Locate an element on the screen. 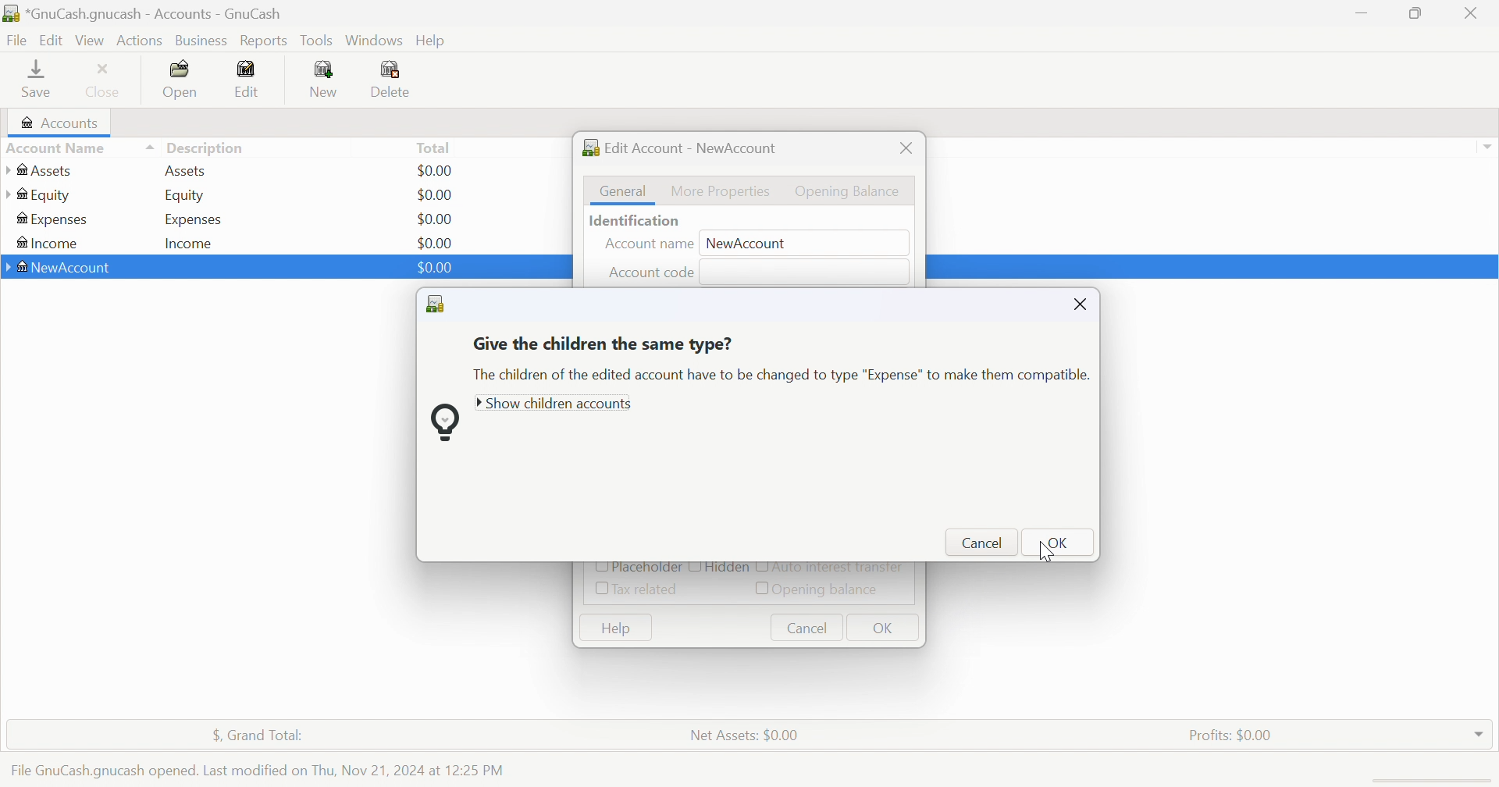 This screenshot has width=1499, height=787. The children of the edited account have to be changed to type 'Expense' to make them compatible is located at coordinates (778, 376).